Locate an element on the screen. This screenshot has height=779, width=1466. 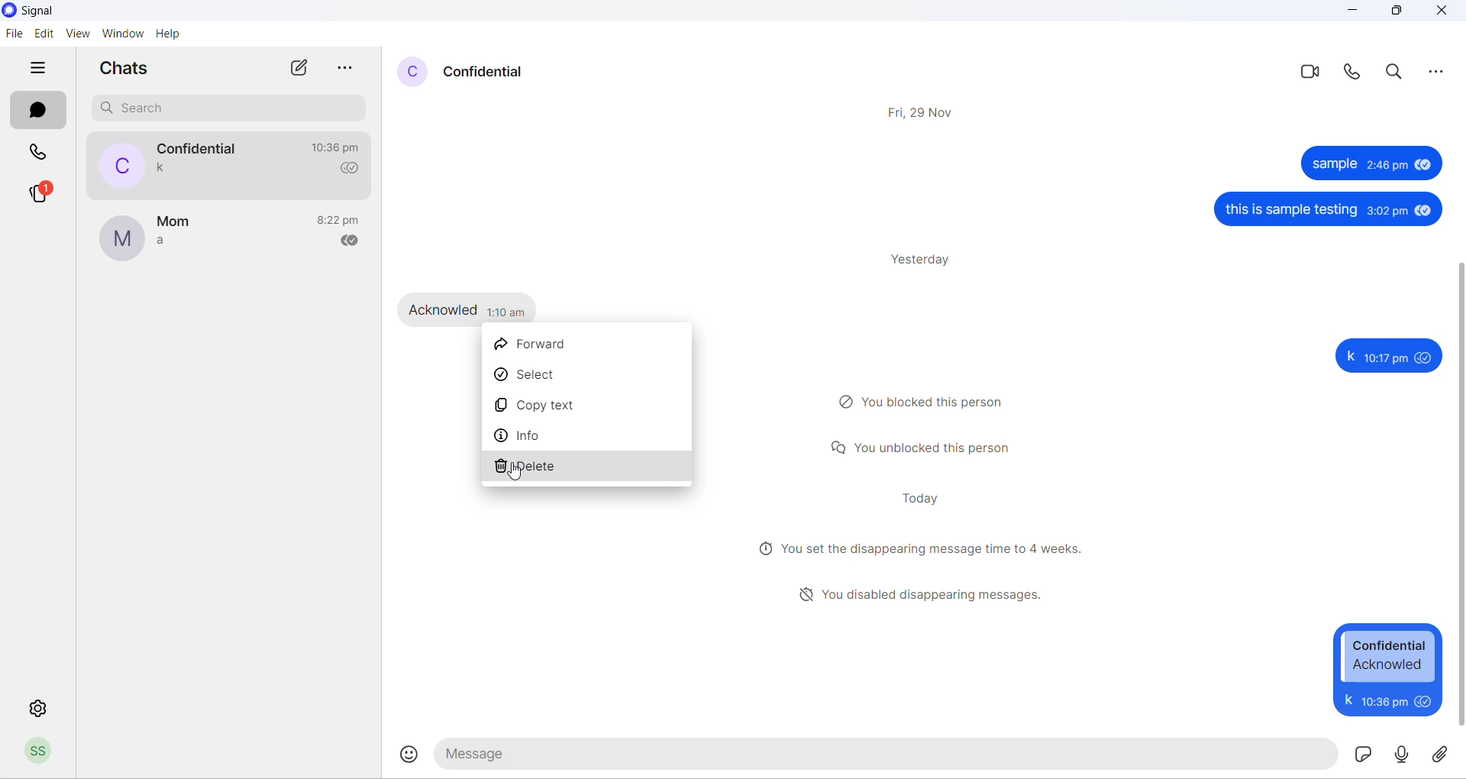
10:36 pm is located at coordinates (1382, 700).